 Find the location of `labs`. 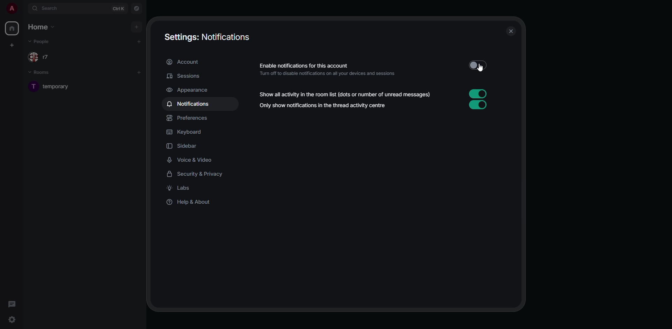

labs is located at coordinates (181, 189).